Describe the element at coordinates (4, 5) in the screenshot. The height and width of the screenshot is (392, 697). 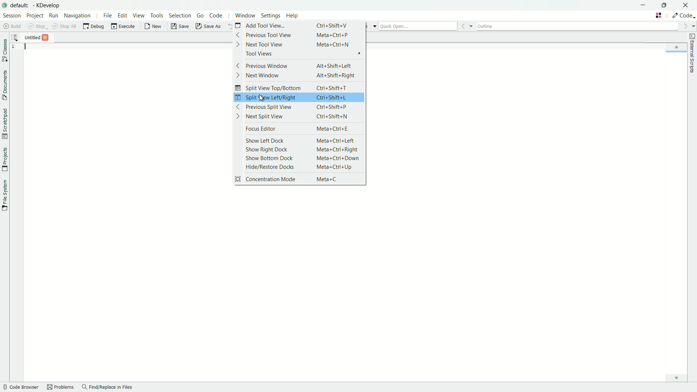
I see `app icon` at that location.